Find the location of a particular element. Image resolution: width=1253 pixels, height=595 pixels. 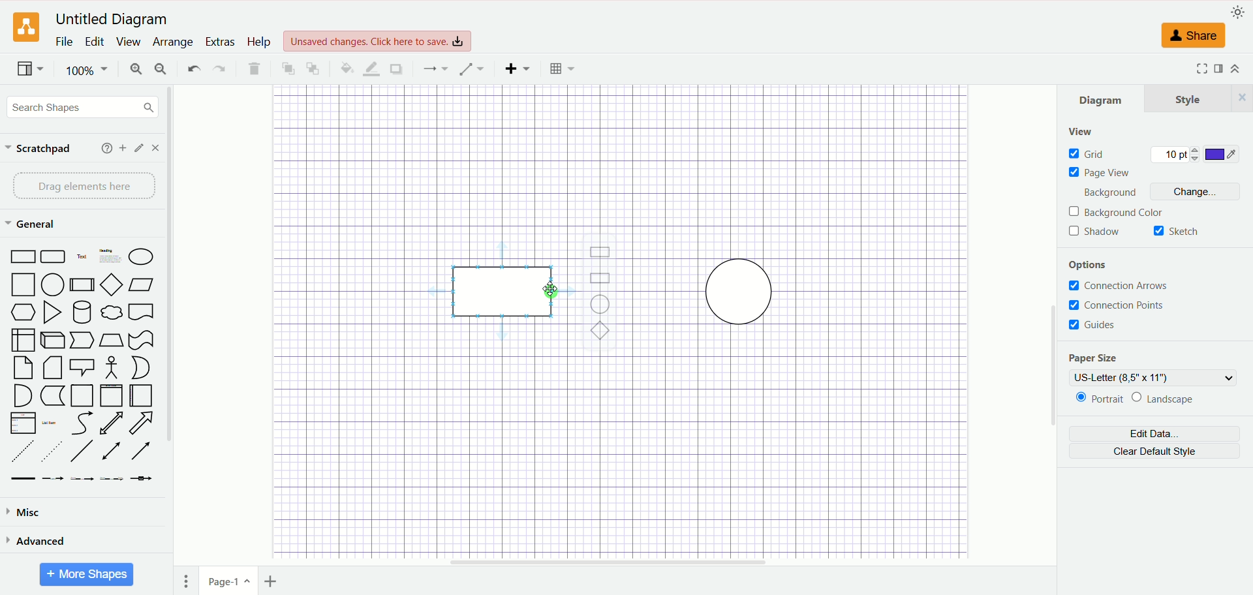

Ellipse is located at coordinates (140, 258).